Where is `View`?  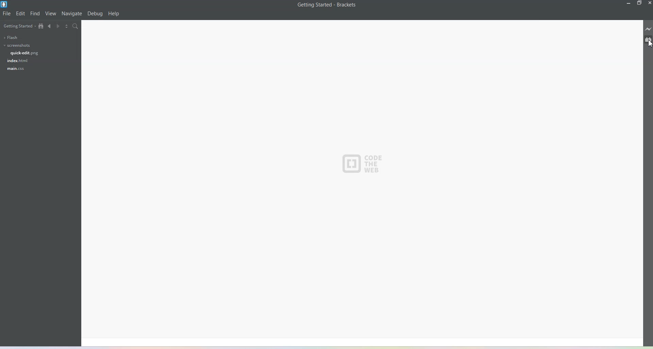
View is located at coordinates (51, 14).